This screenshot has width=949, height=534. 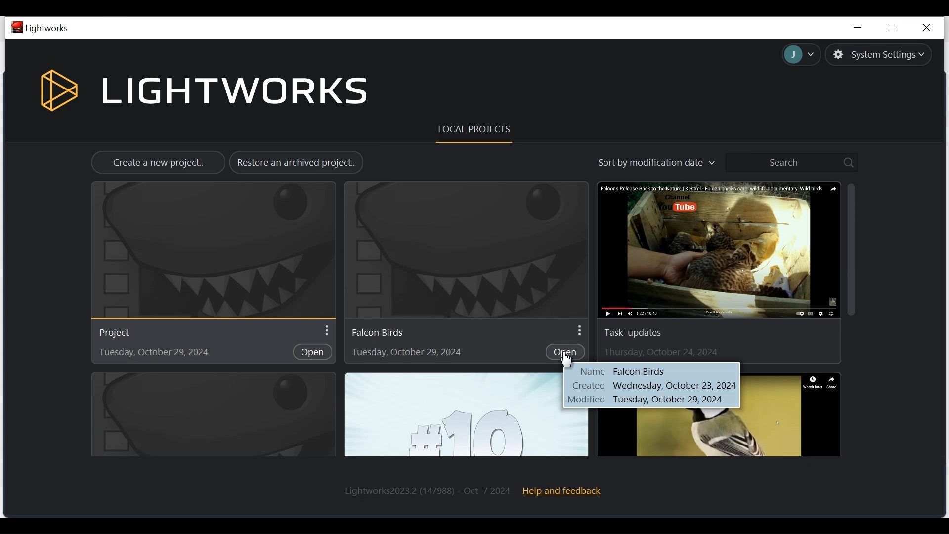 I want to click on Thursday, so click(x=662, y=353).